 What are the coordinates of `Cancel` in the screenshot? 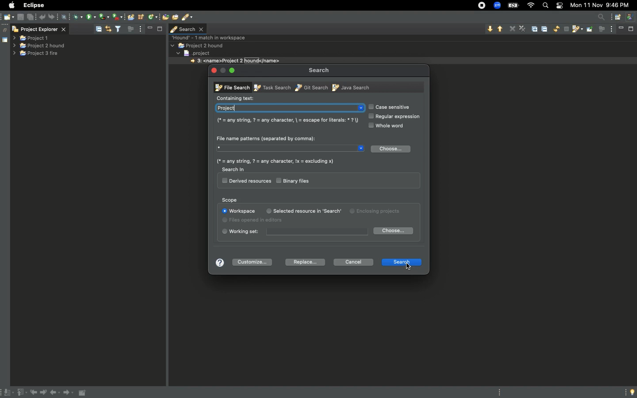 It's located at (353, 263).